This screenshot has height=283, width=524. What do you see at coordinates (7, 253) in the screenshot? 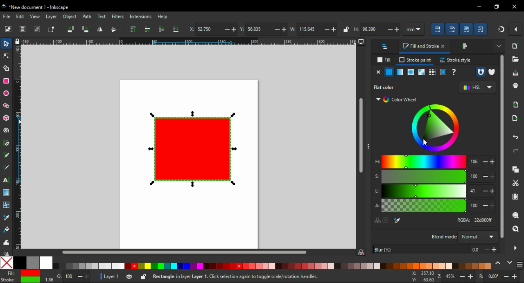
I see `paint spray` at bounding box center [7, 253].